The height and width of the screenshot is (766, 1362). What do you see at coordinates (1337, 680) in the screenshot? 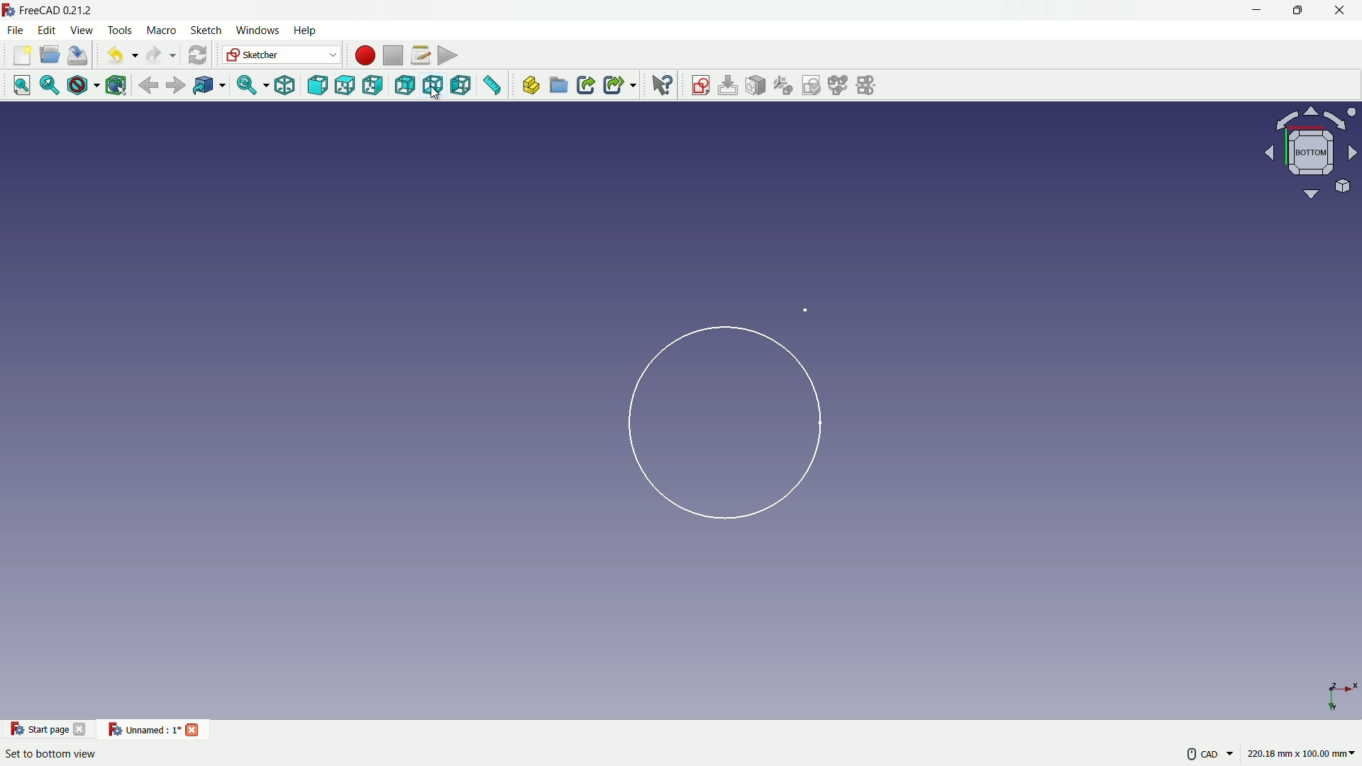
I see `tourus` at bounding box center [1337, 680].